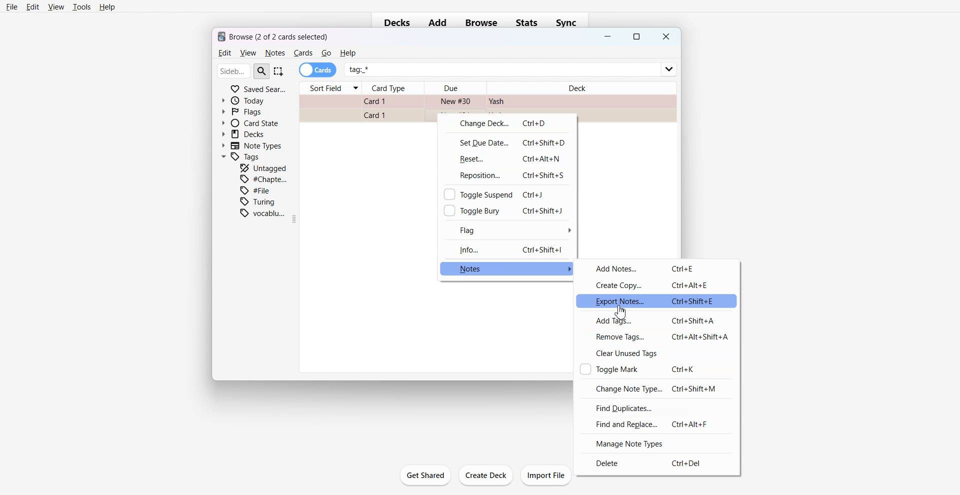  Describe the element at coordinates (658, 284) in the screenshot. I see `Create Copy` at that location.